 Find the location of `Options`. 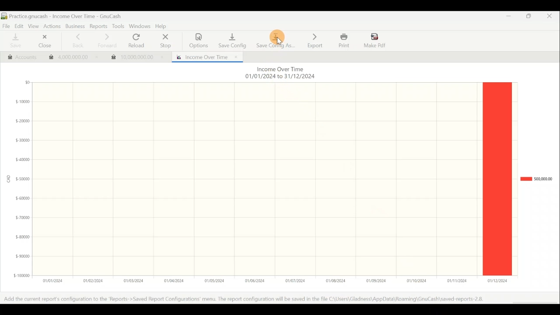

Options is located at coordinates (199, 41).